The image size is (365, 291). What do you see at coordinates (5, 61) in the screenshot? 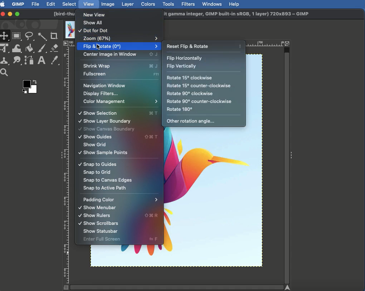
I see `Clone tool` at bounding box center [5, 61].